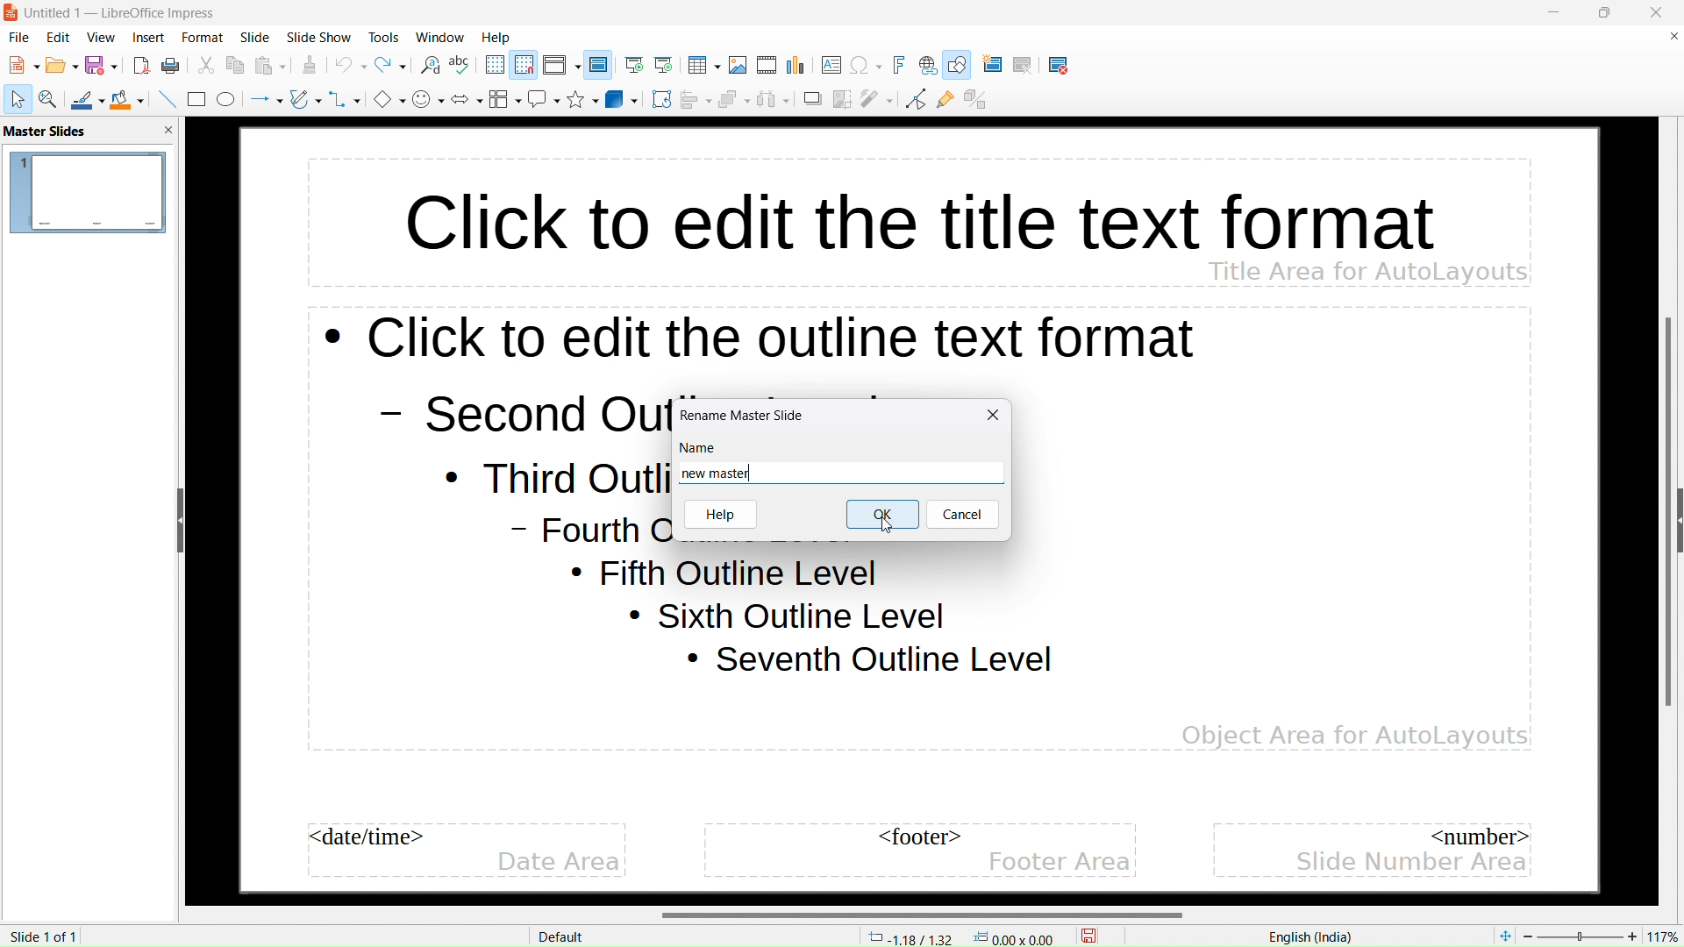  What do you see at coordinates (739, 65) in the screenshot?
I see `insert image` at bounding box center [739, 65].